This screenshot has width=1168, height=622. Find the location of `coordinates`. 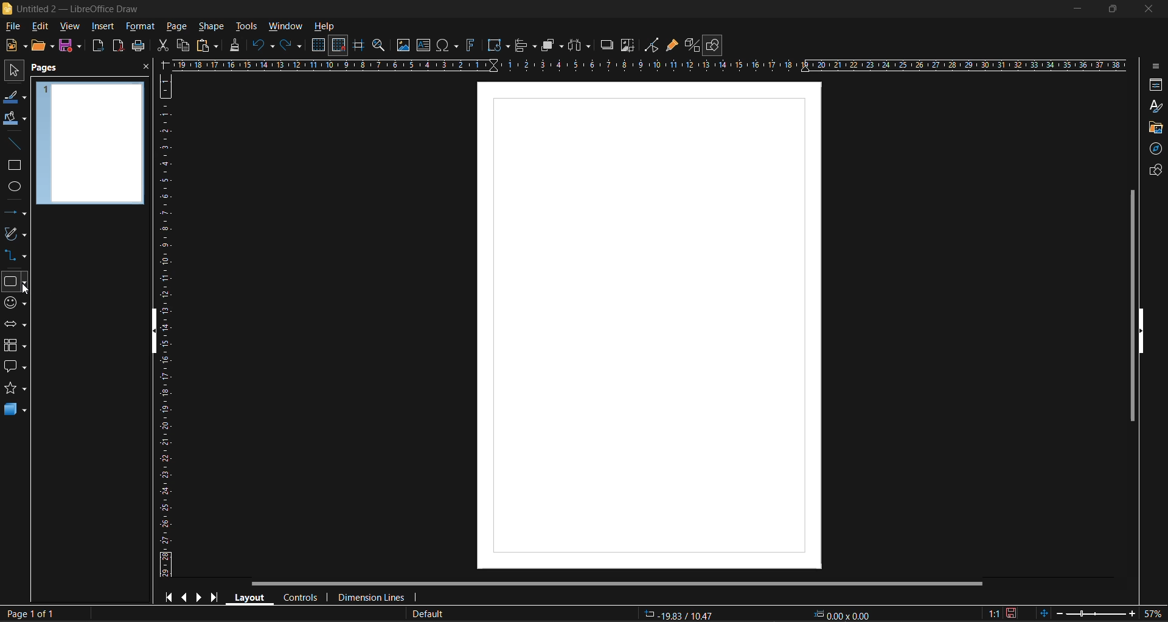

coordinates is located at coordinates (756, 615).